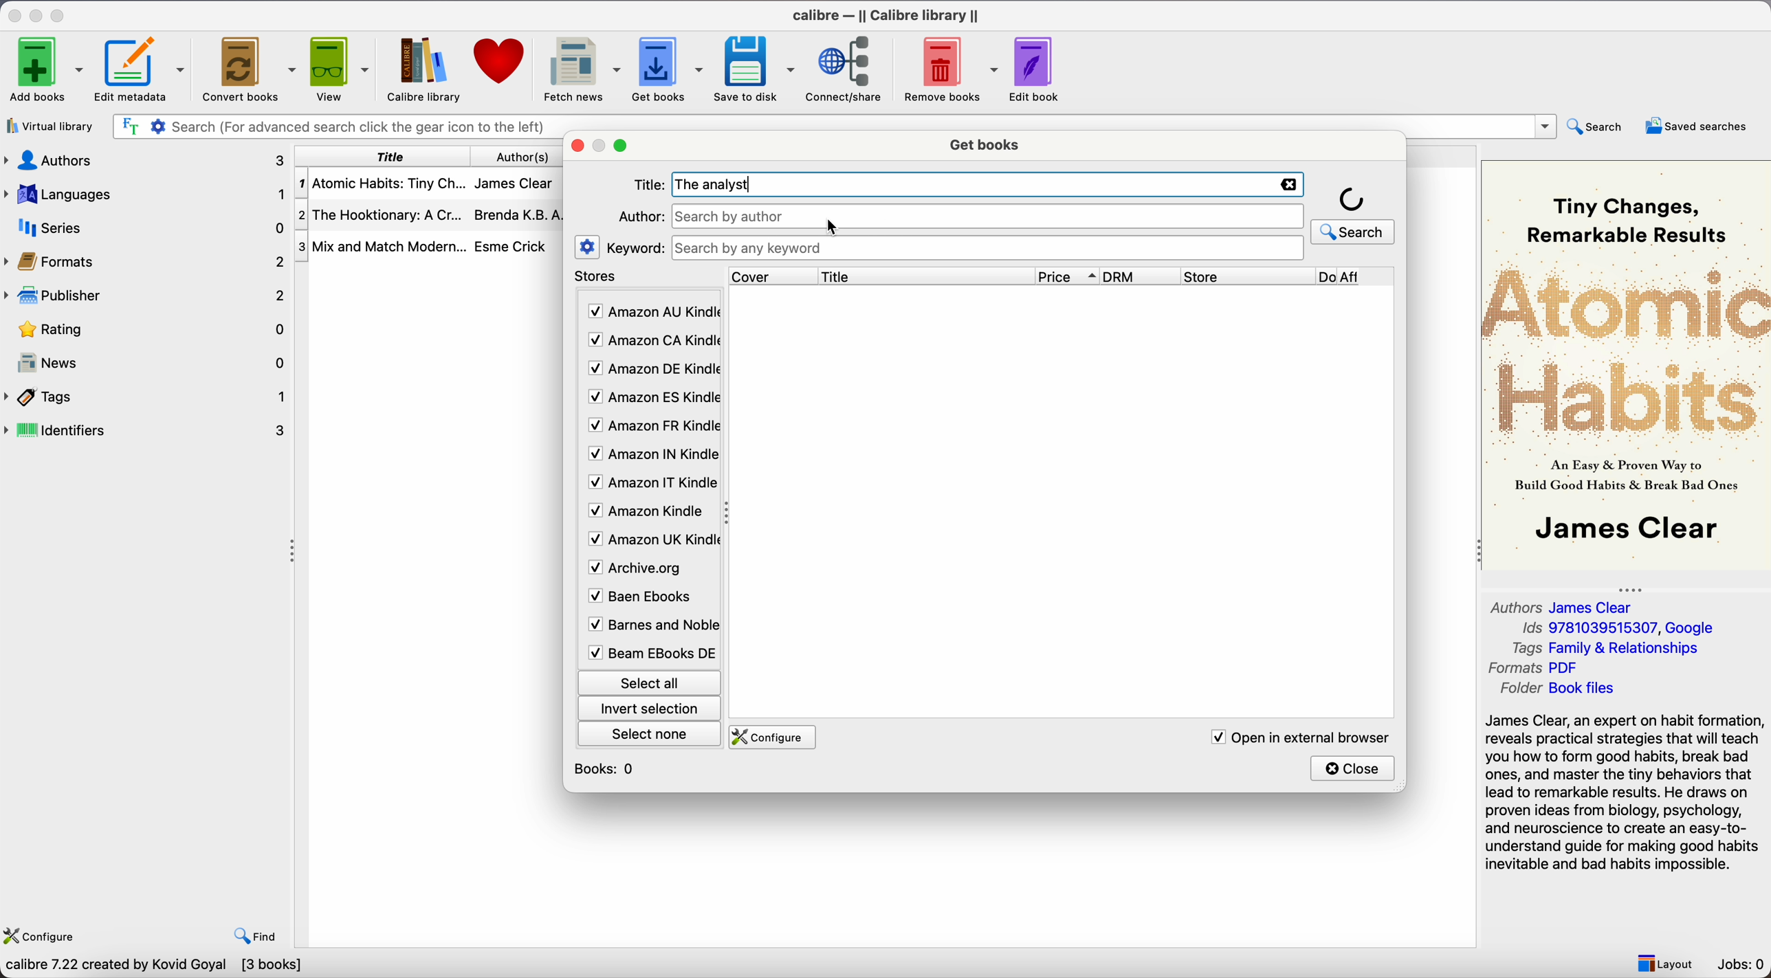 The image size is (1771, 978). What do you see at coordinates (1354, 768) in the screenshot?
I see `close` at bounding box center [1354, 768].